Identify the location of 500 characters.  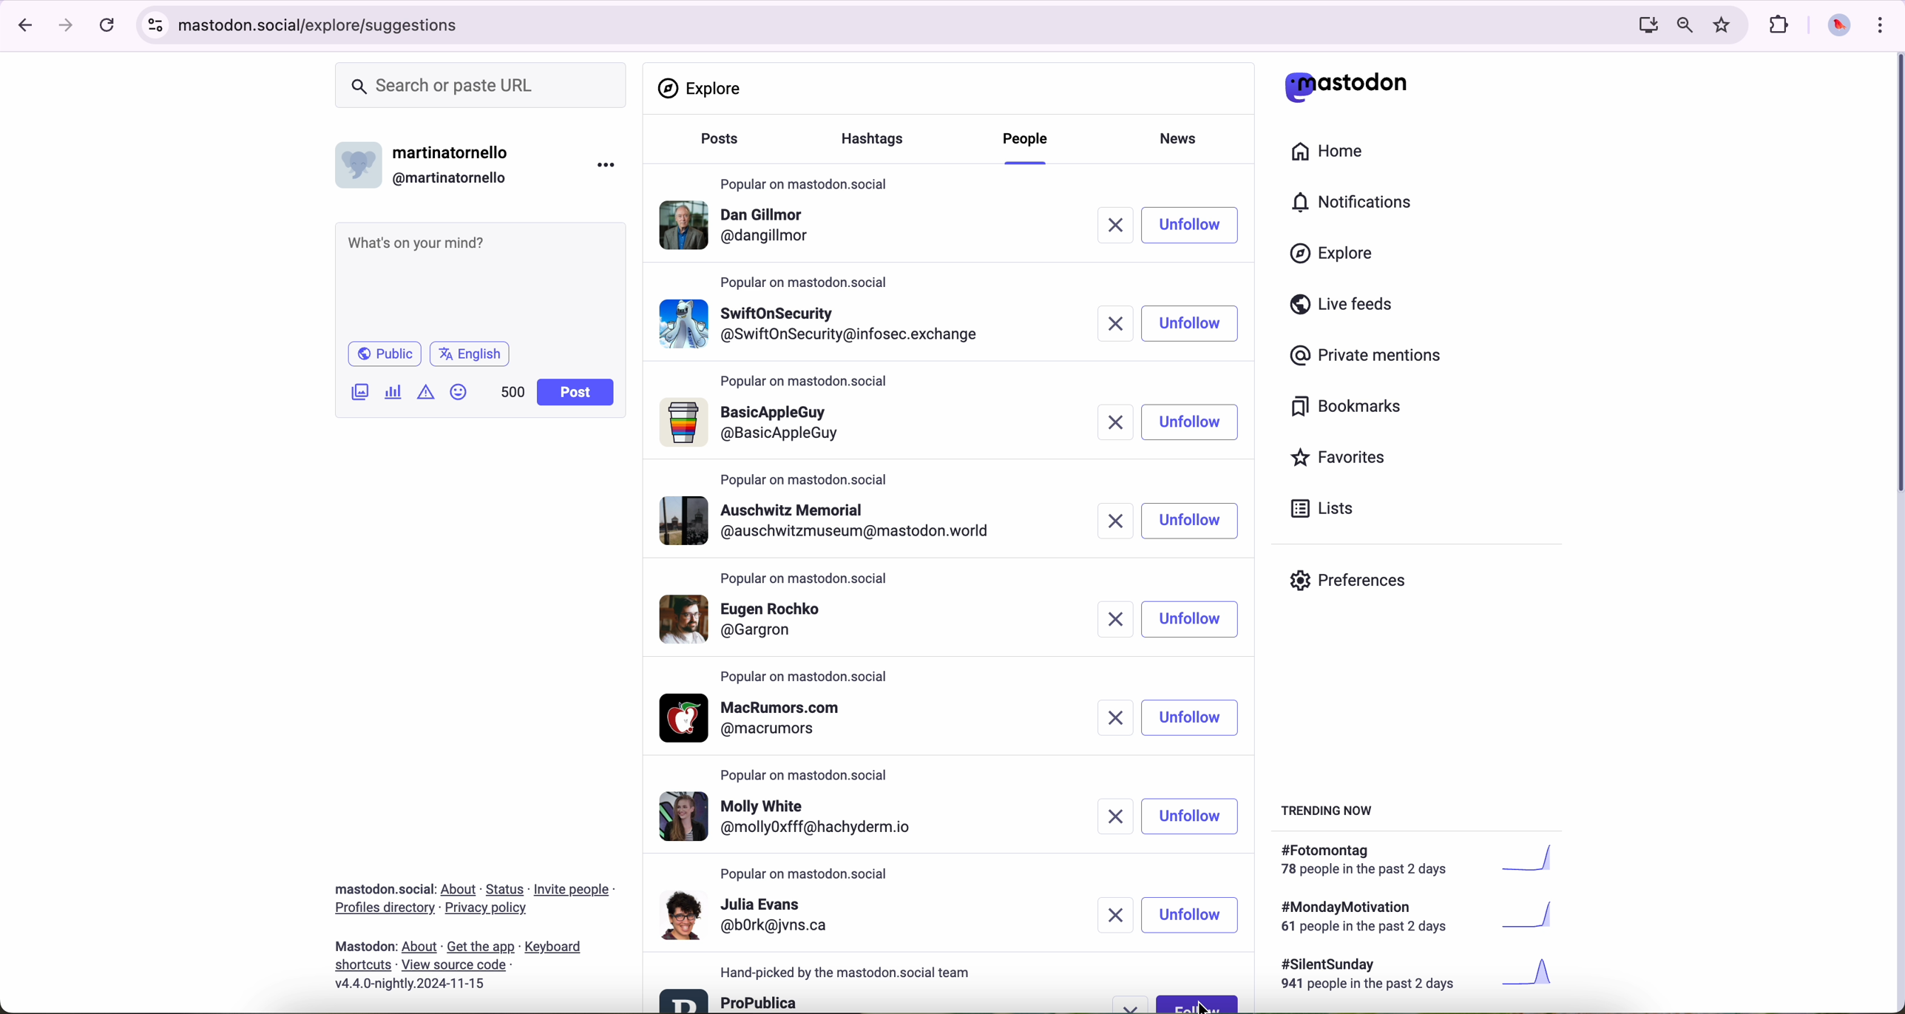
(512, 391).